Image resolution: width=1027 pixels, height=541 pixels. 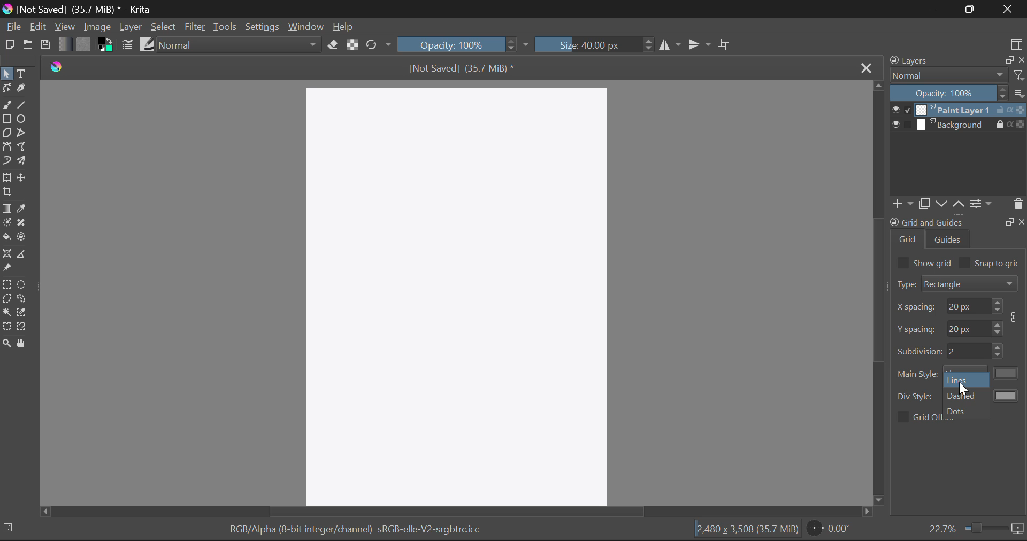 I want to click on Increase or decrease, so click(x=998, y=327).